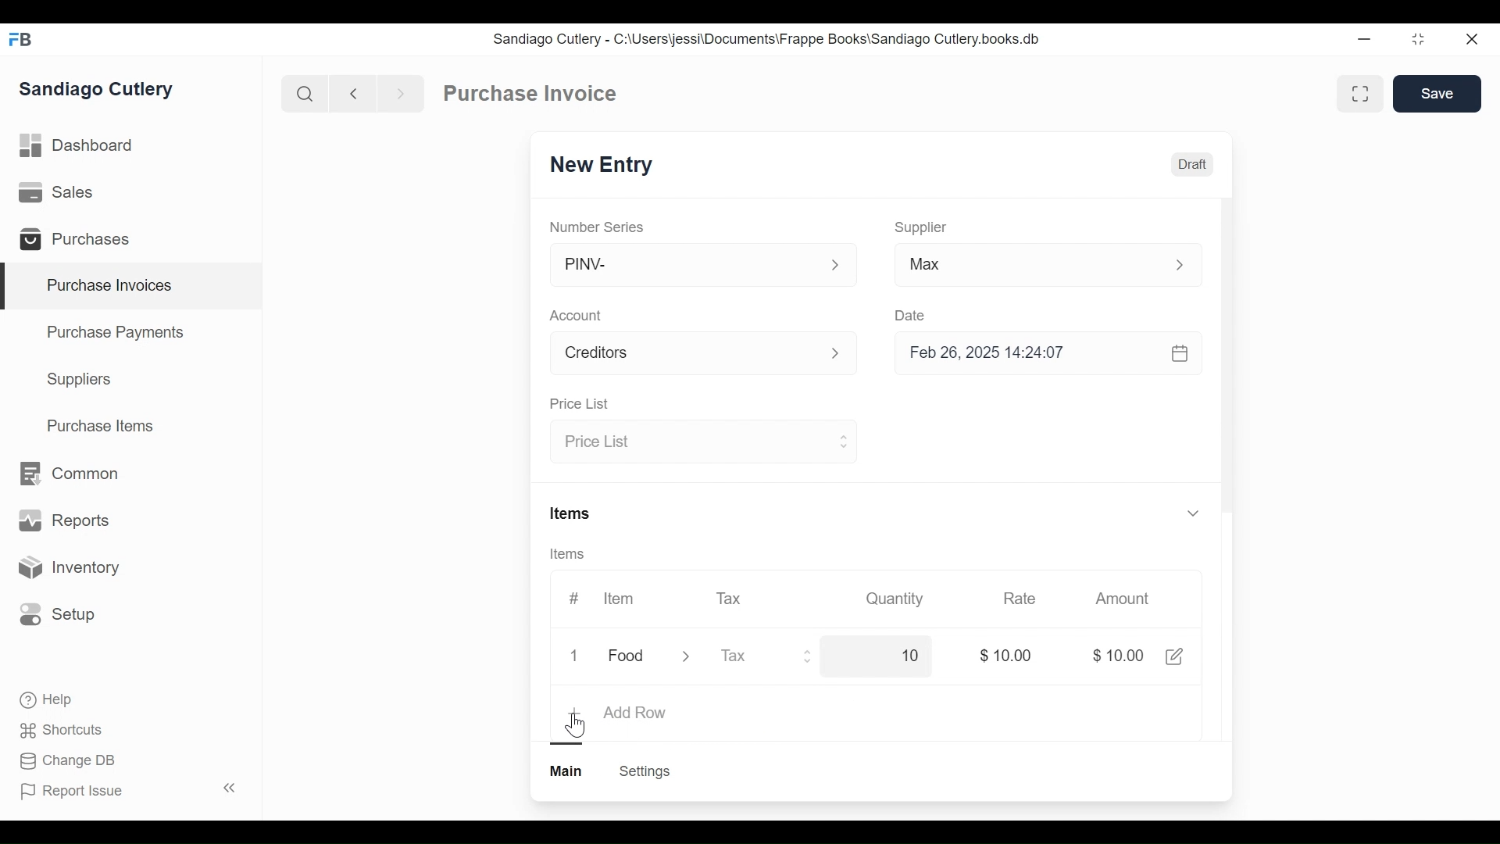 The image size is (1500, 844). What do you see at coordinates (911, 315) in the screenshot?
I see `Date` at bounding box center [911, 315].